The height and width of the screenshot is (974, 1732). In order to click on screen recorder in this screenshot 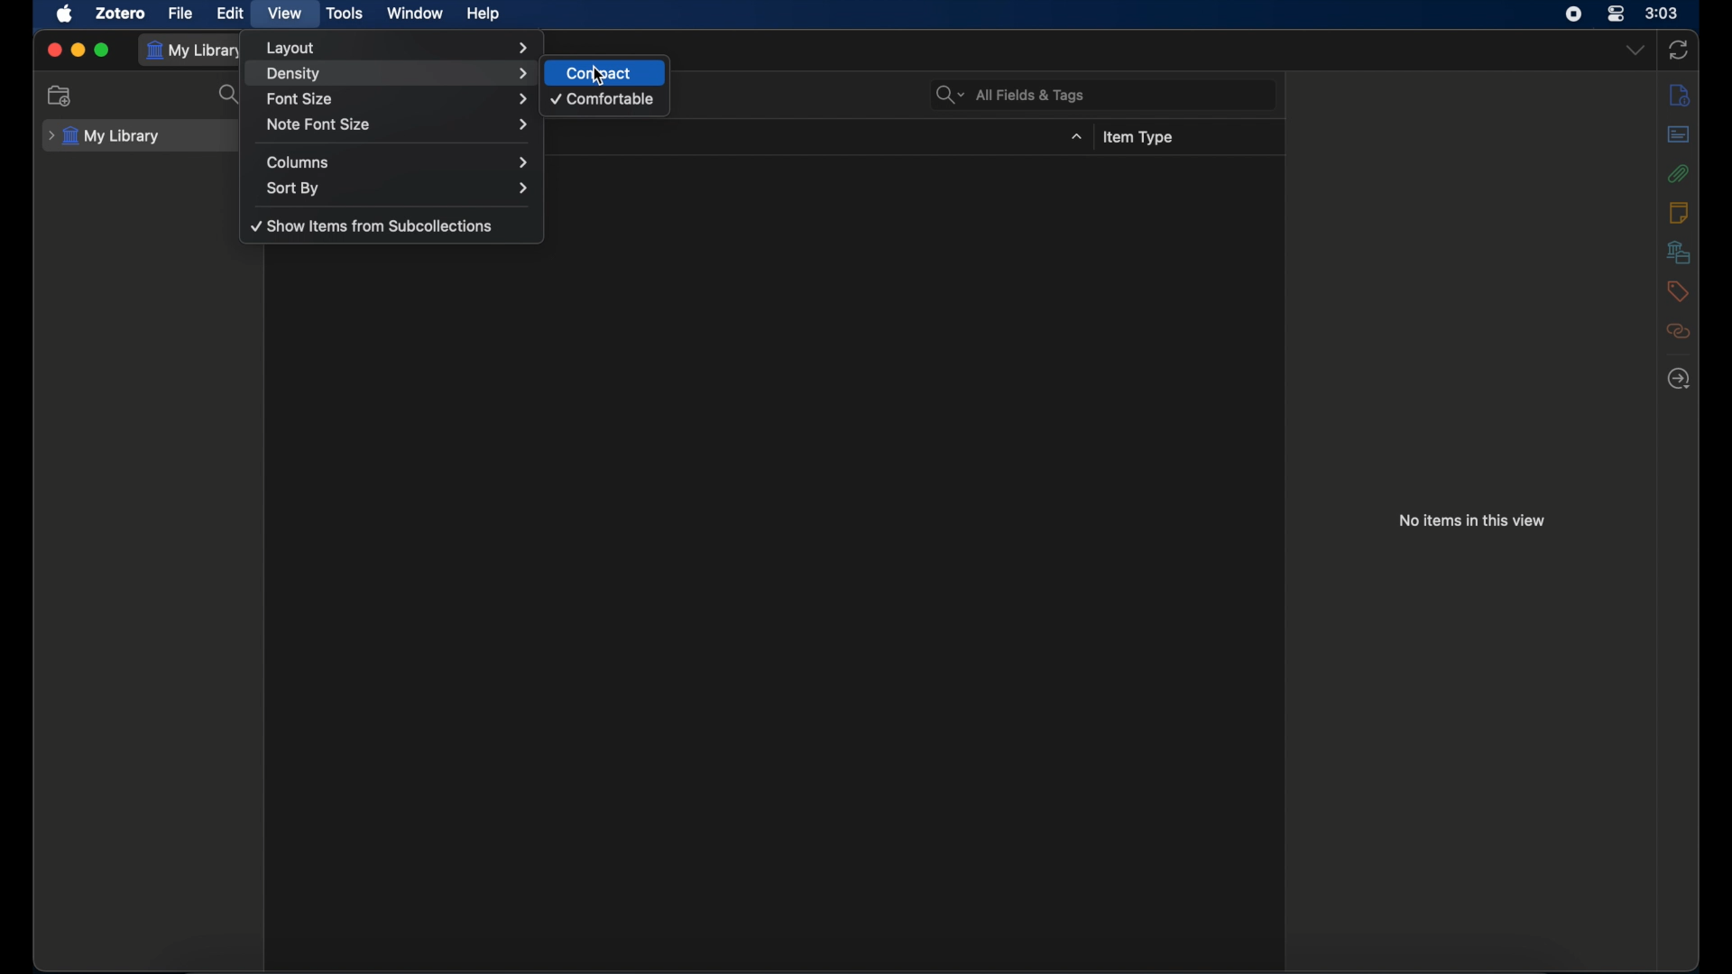, I will do `click(1574, 14)`.